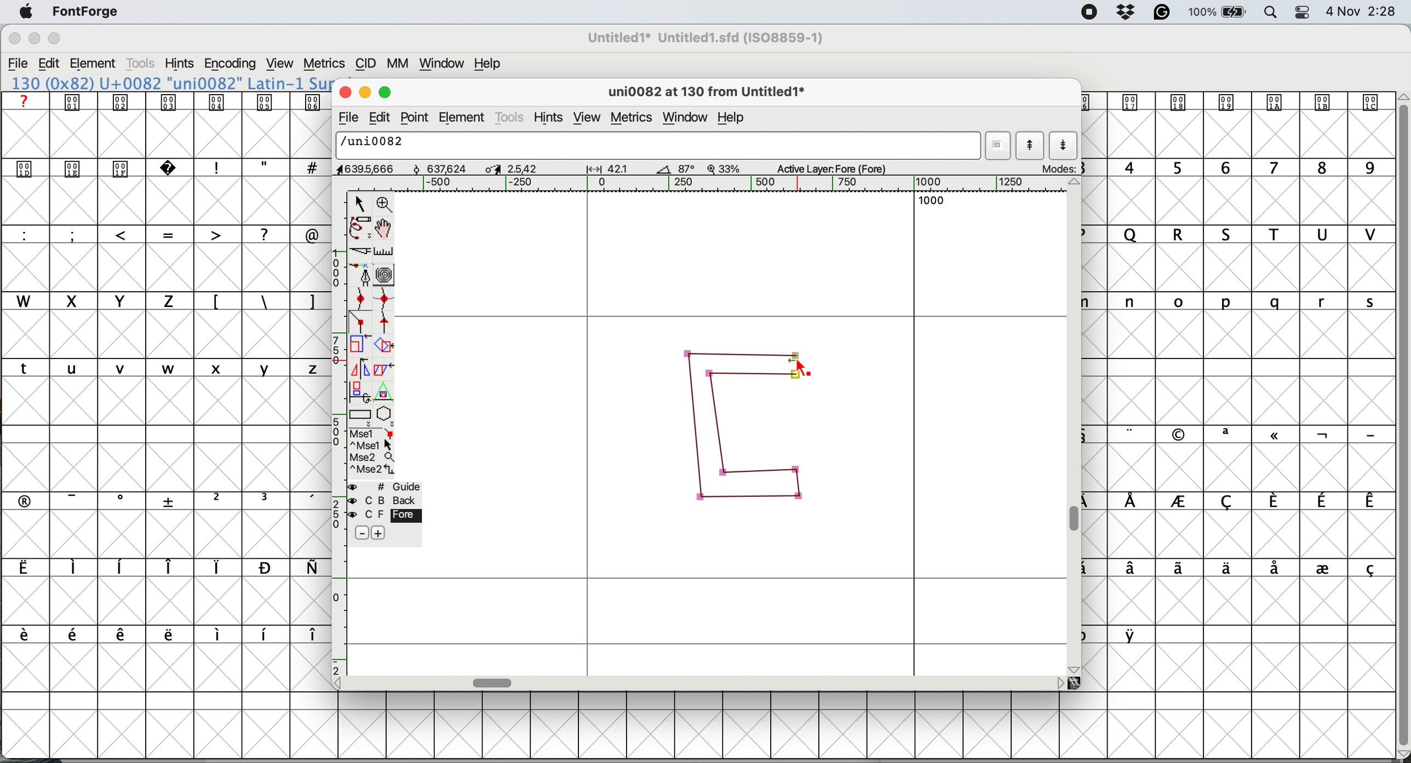  Describe the element at coordinates (1075, 183) in the screenshot. I see `scroll button` at that location.